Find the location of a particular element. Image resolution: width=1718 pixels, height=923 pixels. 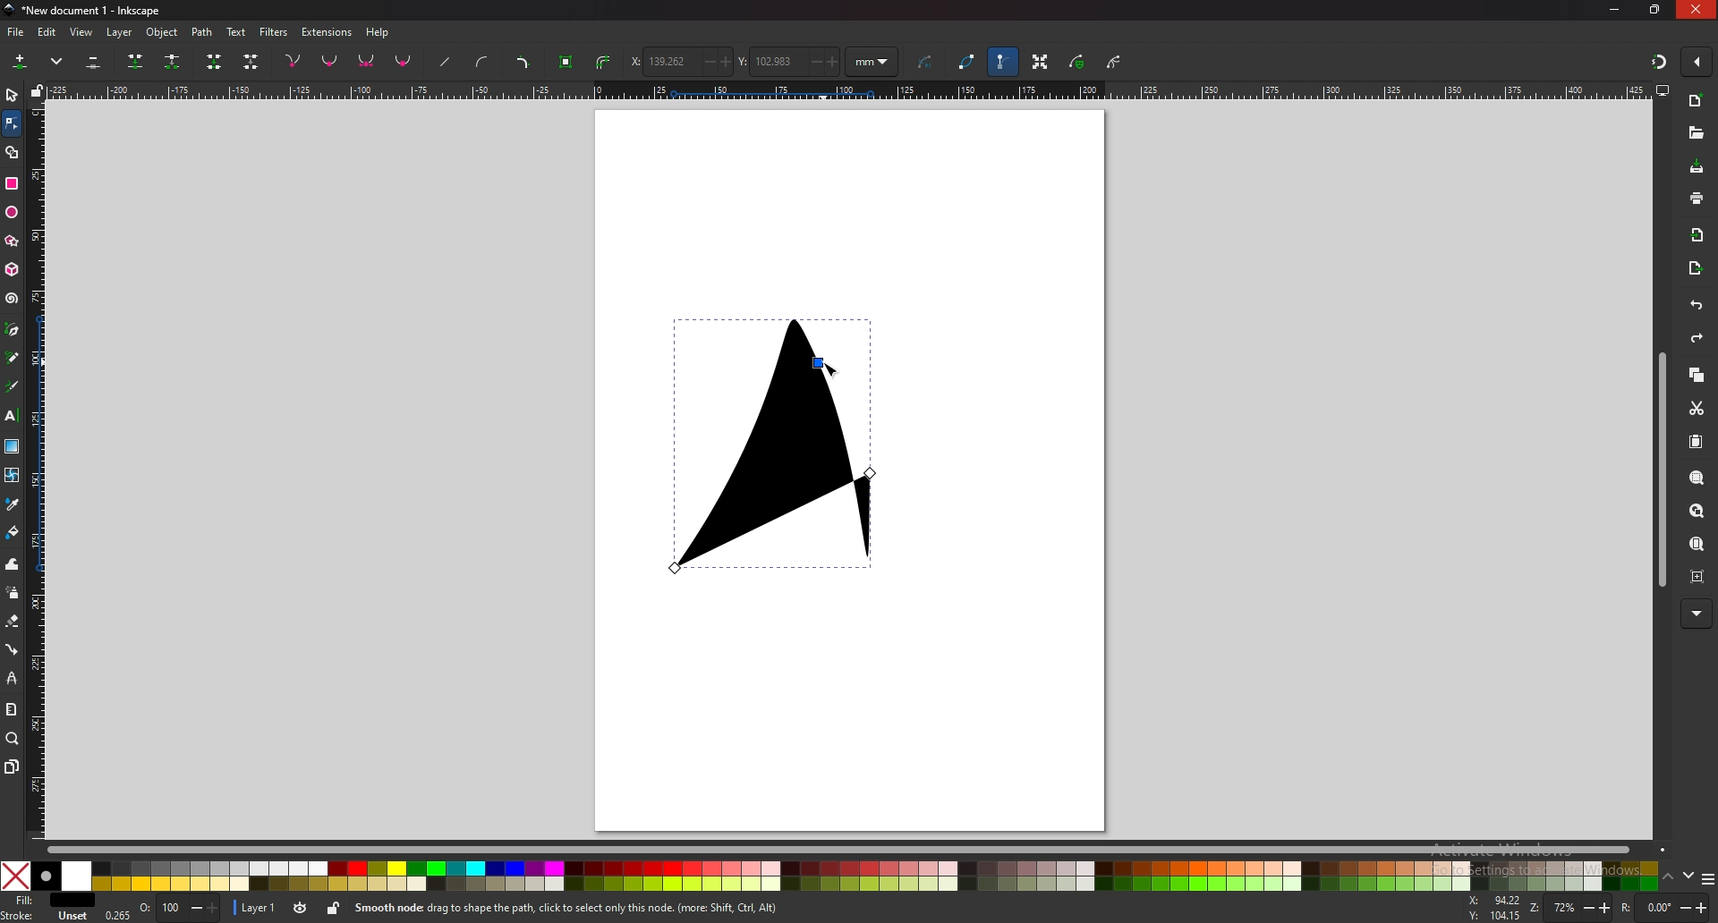

selector is located at coordinates (12, 94).